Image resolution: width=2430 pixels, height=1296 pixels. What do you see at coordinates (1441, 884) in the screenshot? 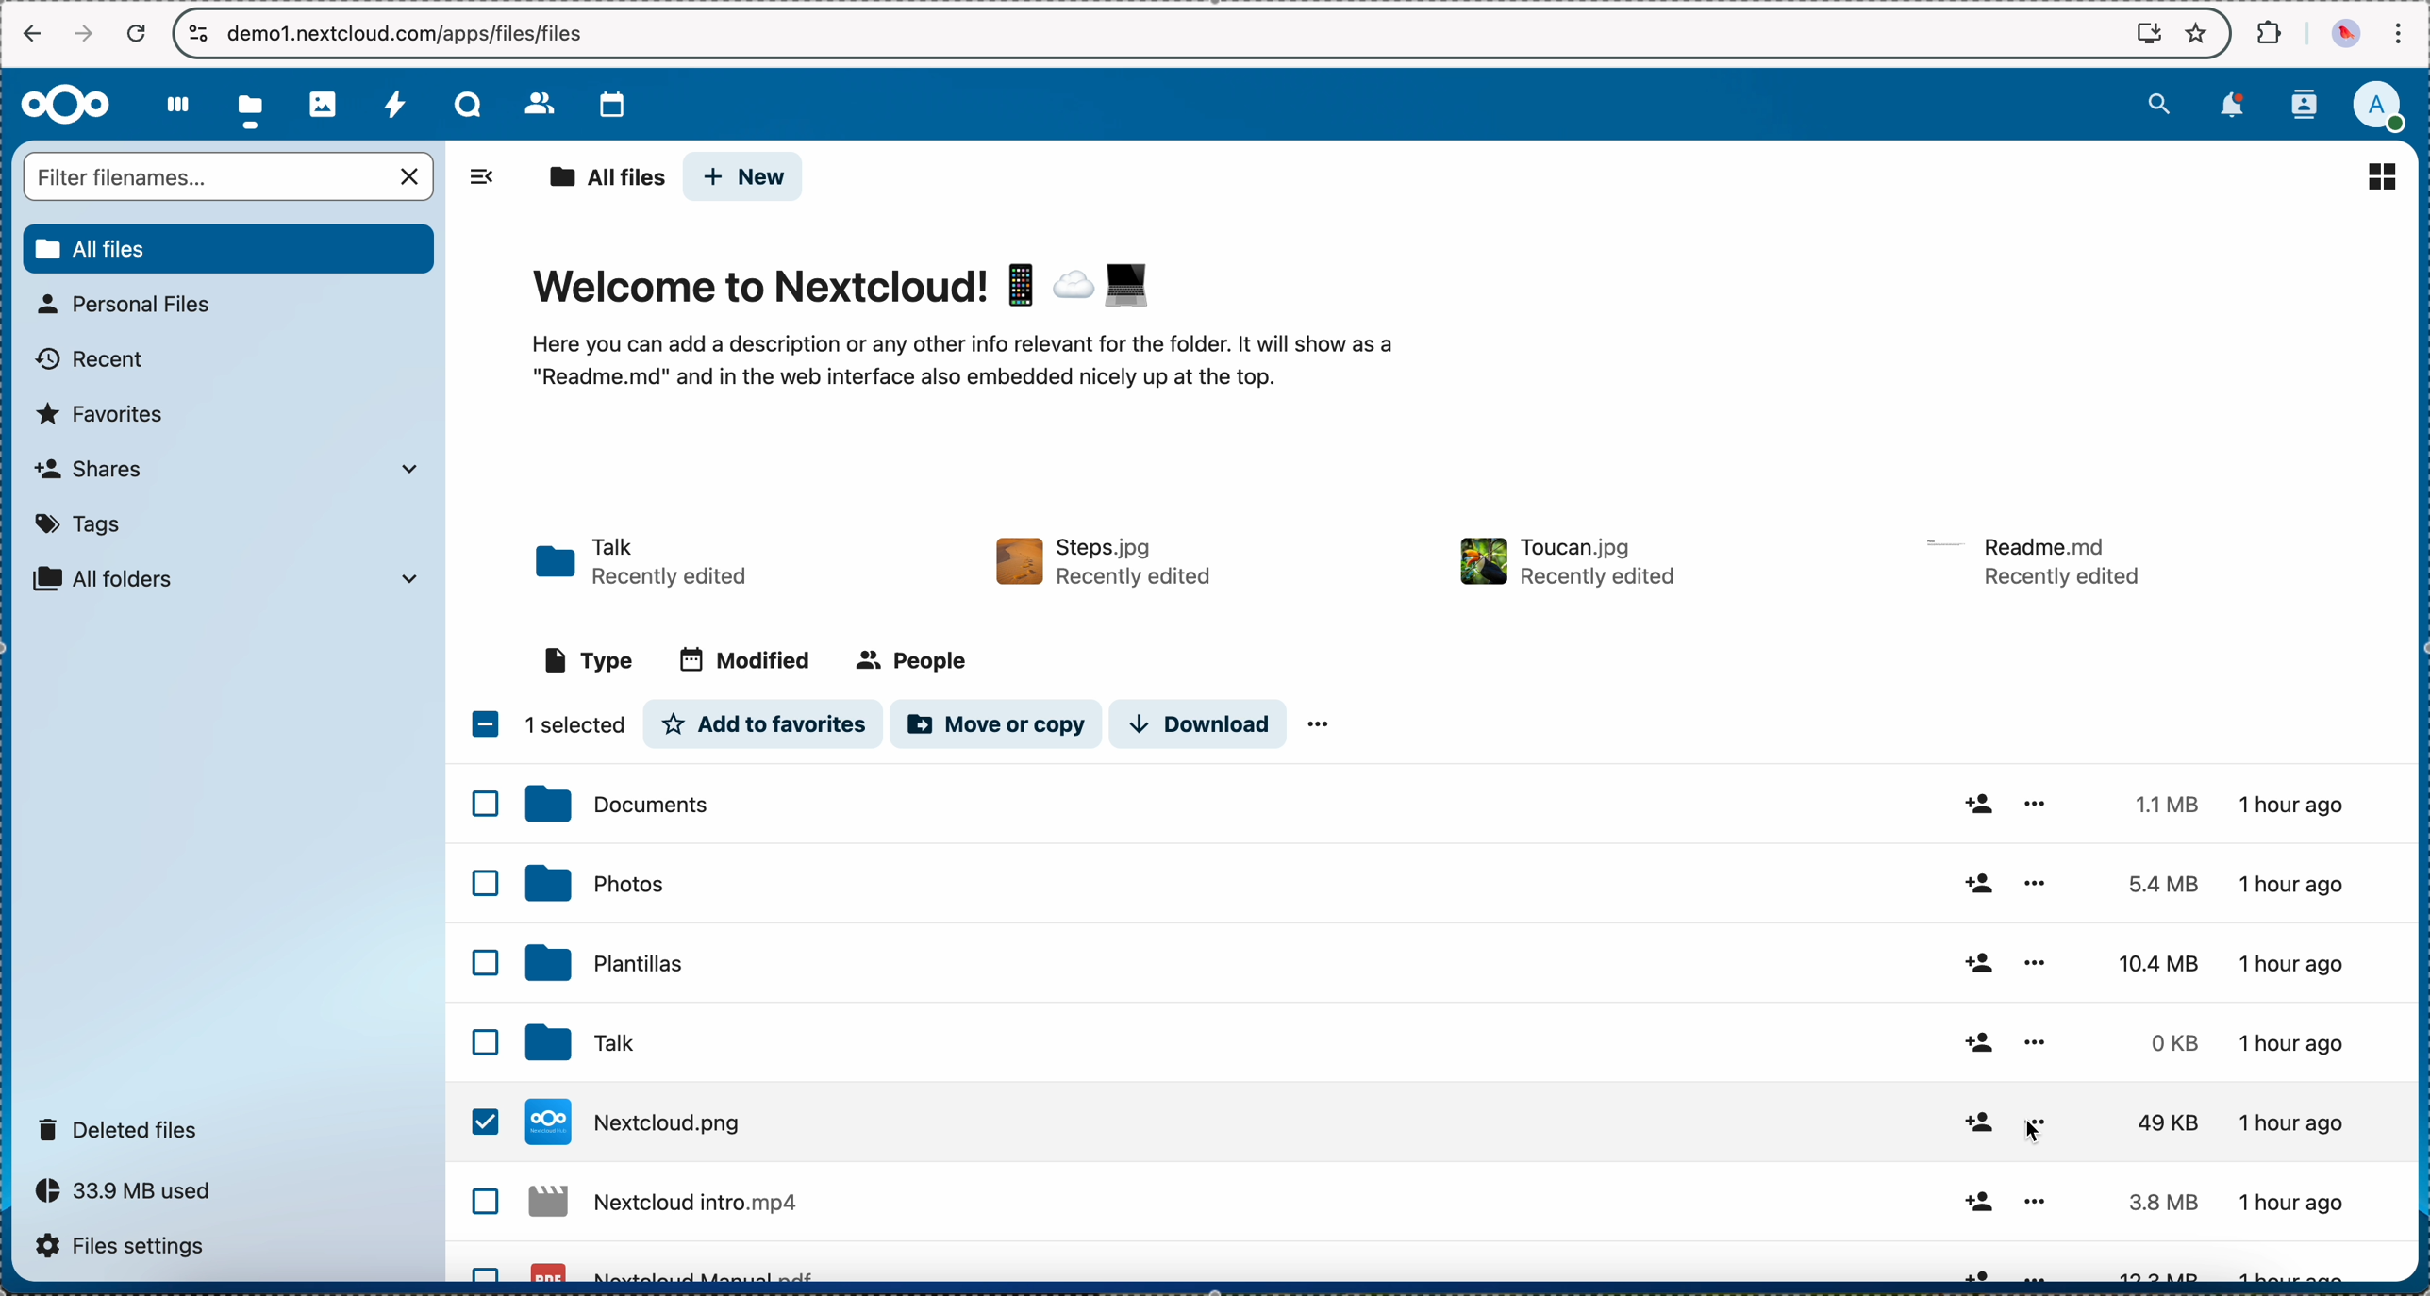
I see `photos` at bounding box center [1441, 884].